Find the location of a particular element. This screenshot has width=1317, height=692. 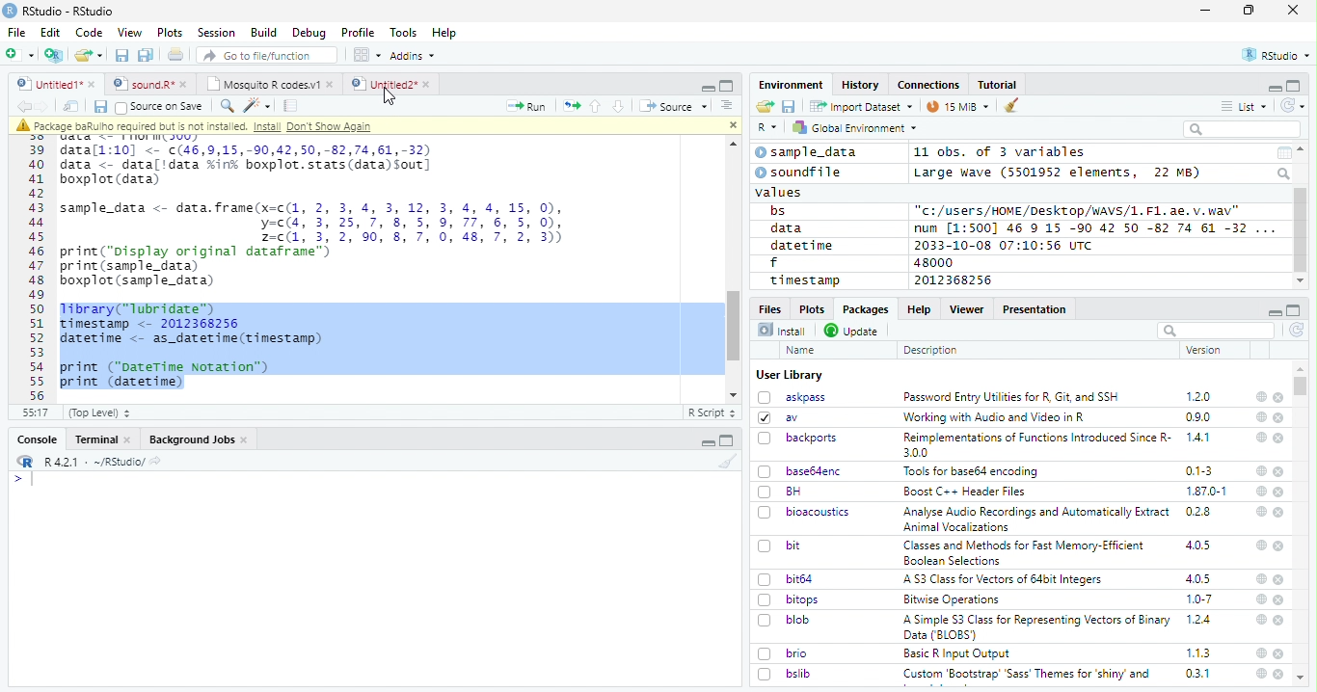

Name is located at coordinates (802, 351).